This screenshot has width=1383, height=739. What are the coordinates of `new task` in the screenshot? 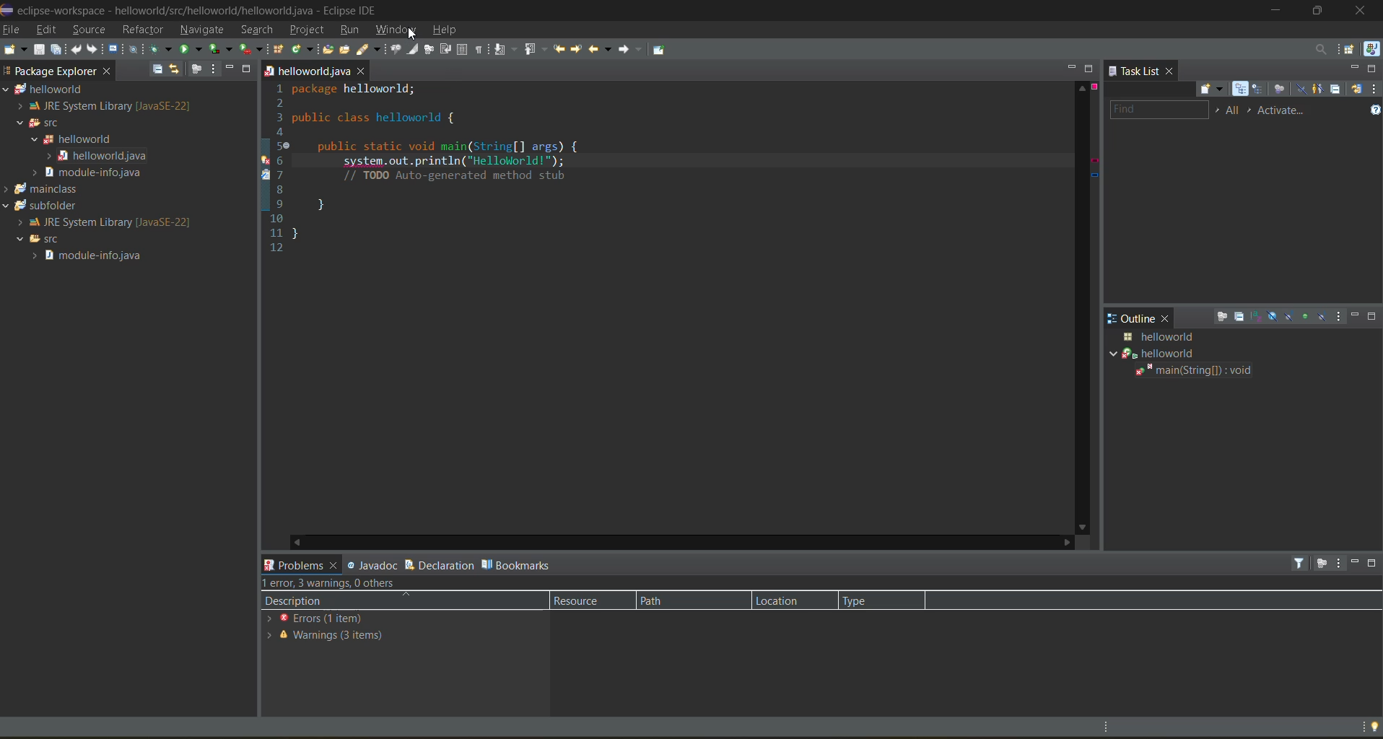 It's located at (1214, 88).